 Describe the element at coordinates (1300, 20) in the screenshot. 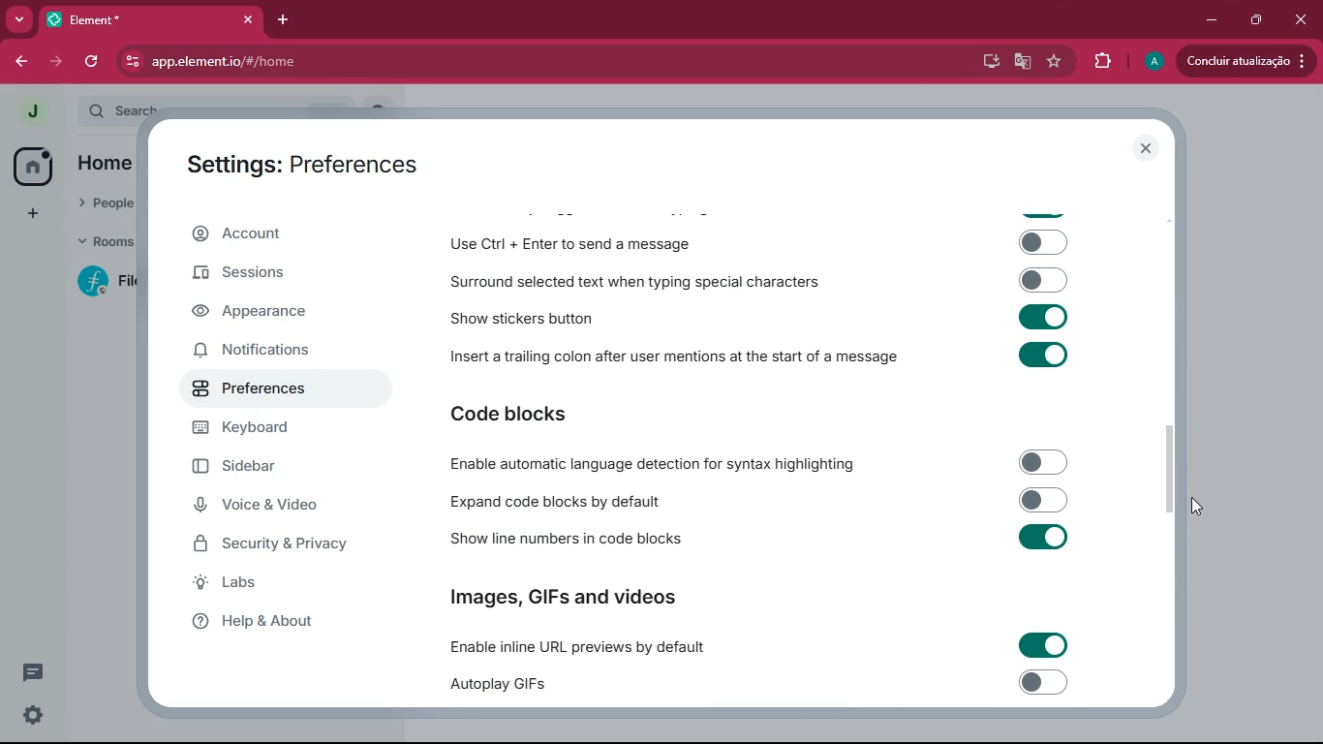

I see `close` at that location.